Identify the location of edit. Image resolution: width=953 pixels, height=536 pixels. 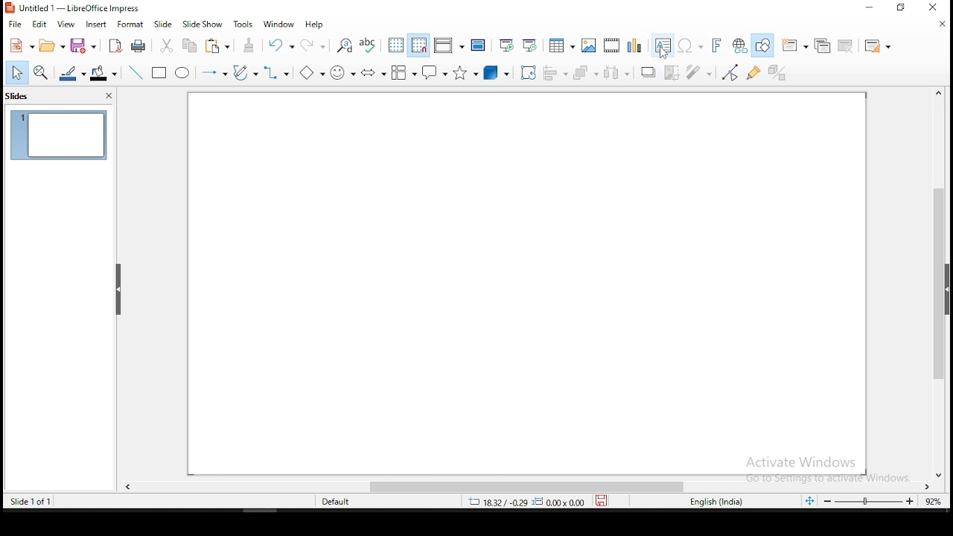
(38, 25).